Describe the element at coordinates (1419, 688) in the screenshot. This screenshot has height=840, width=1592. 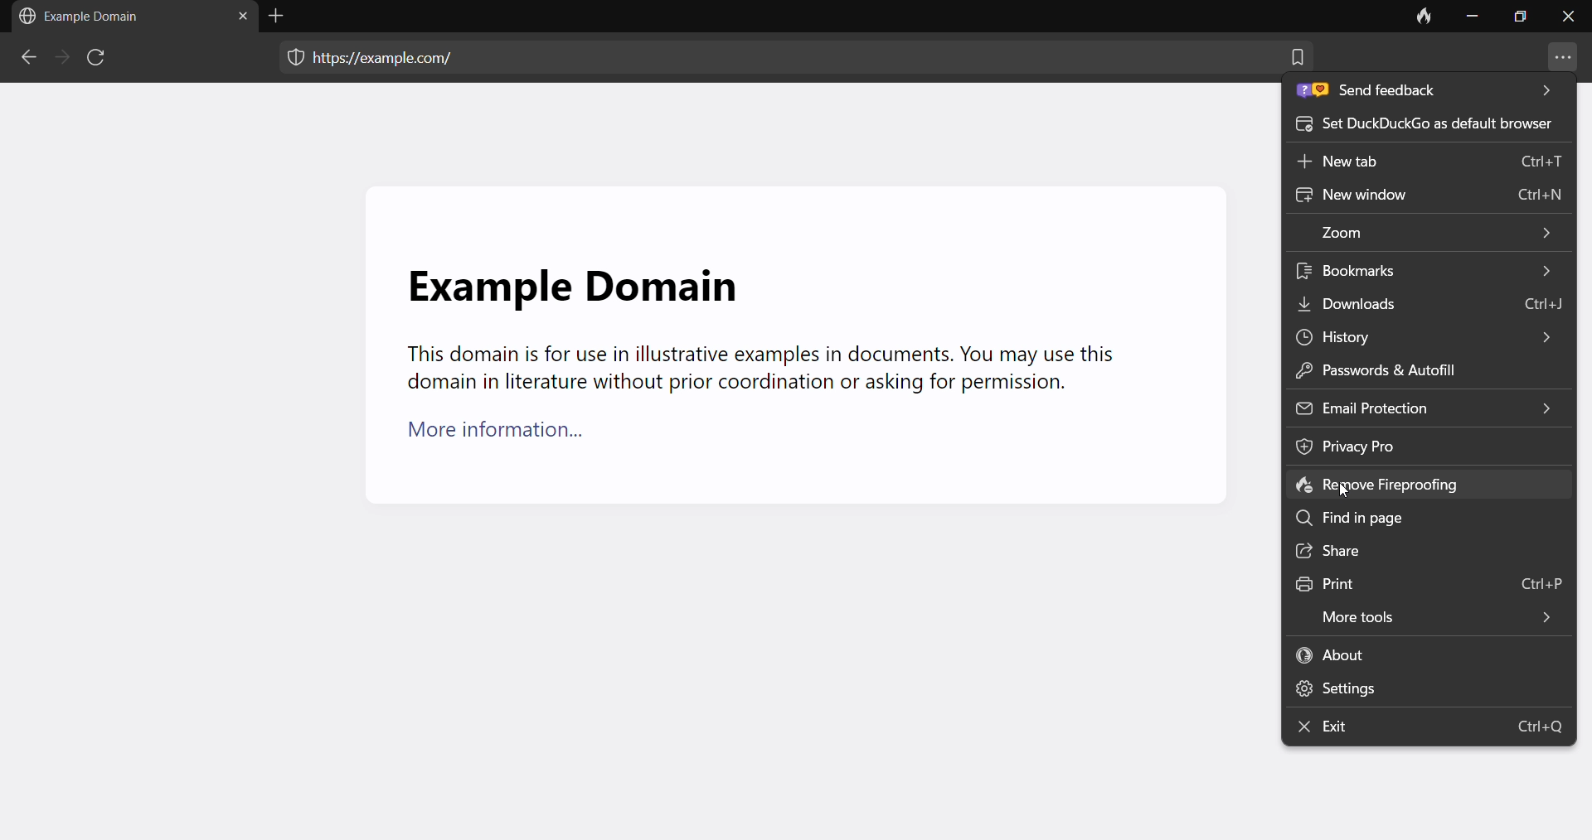
I see `settings` at that location.